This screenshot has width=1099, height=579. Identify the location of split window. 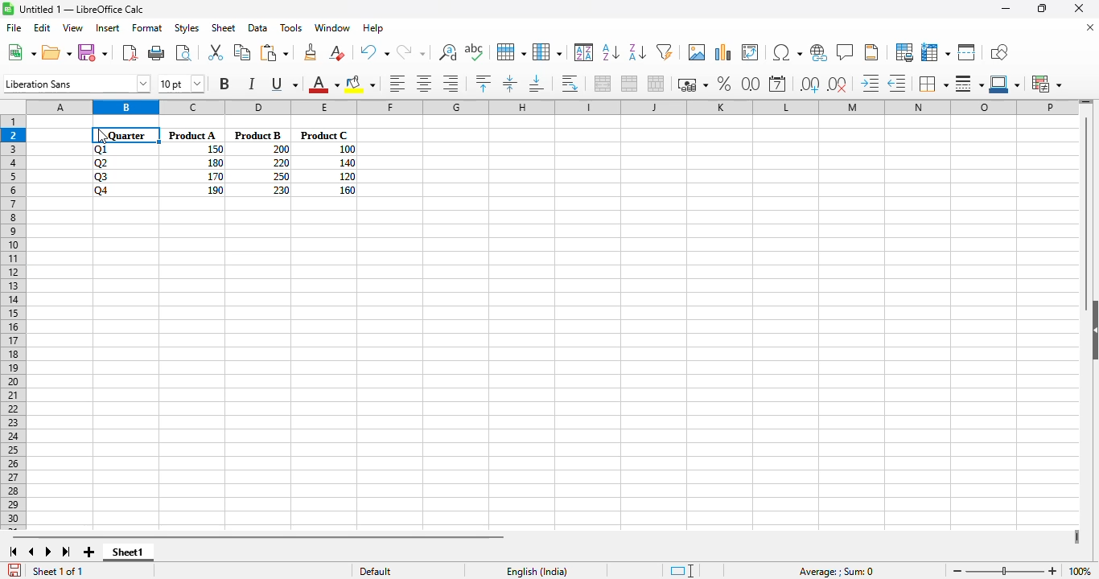
(967, 52).